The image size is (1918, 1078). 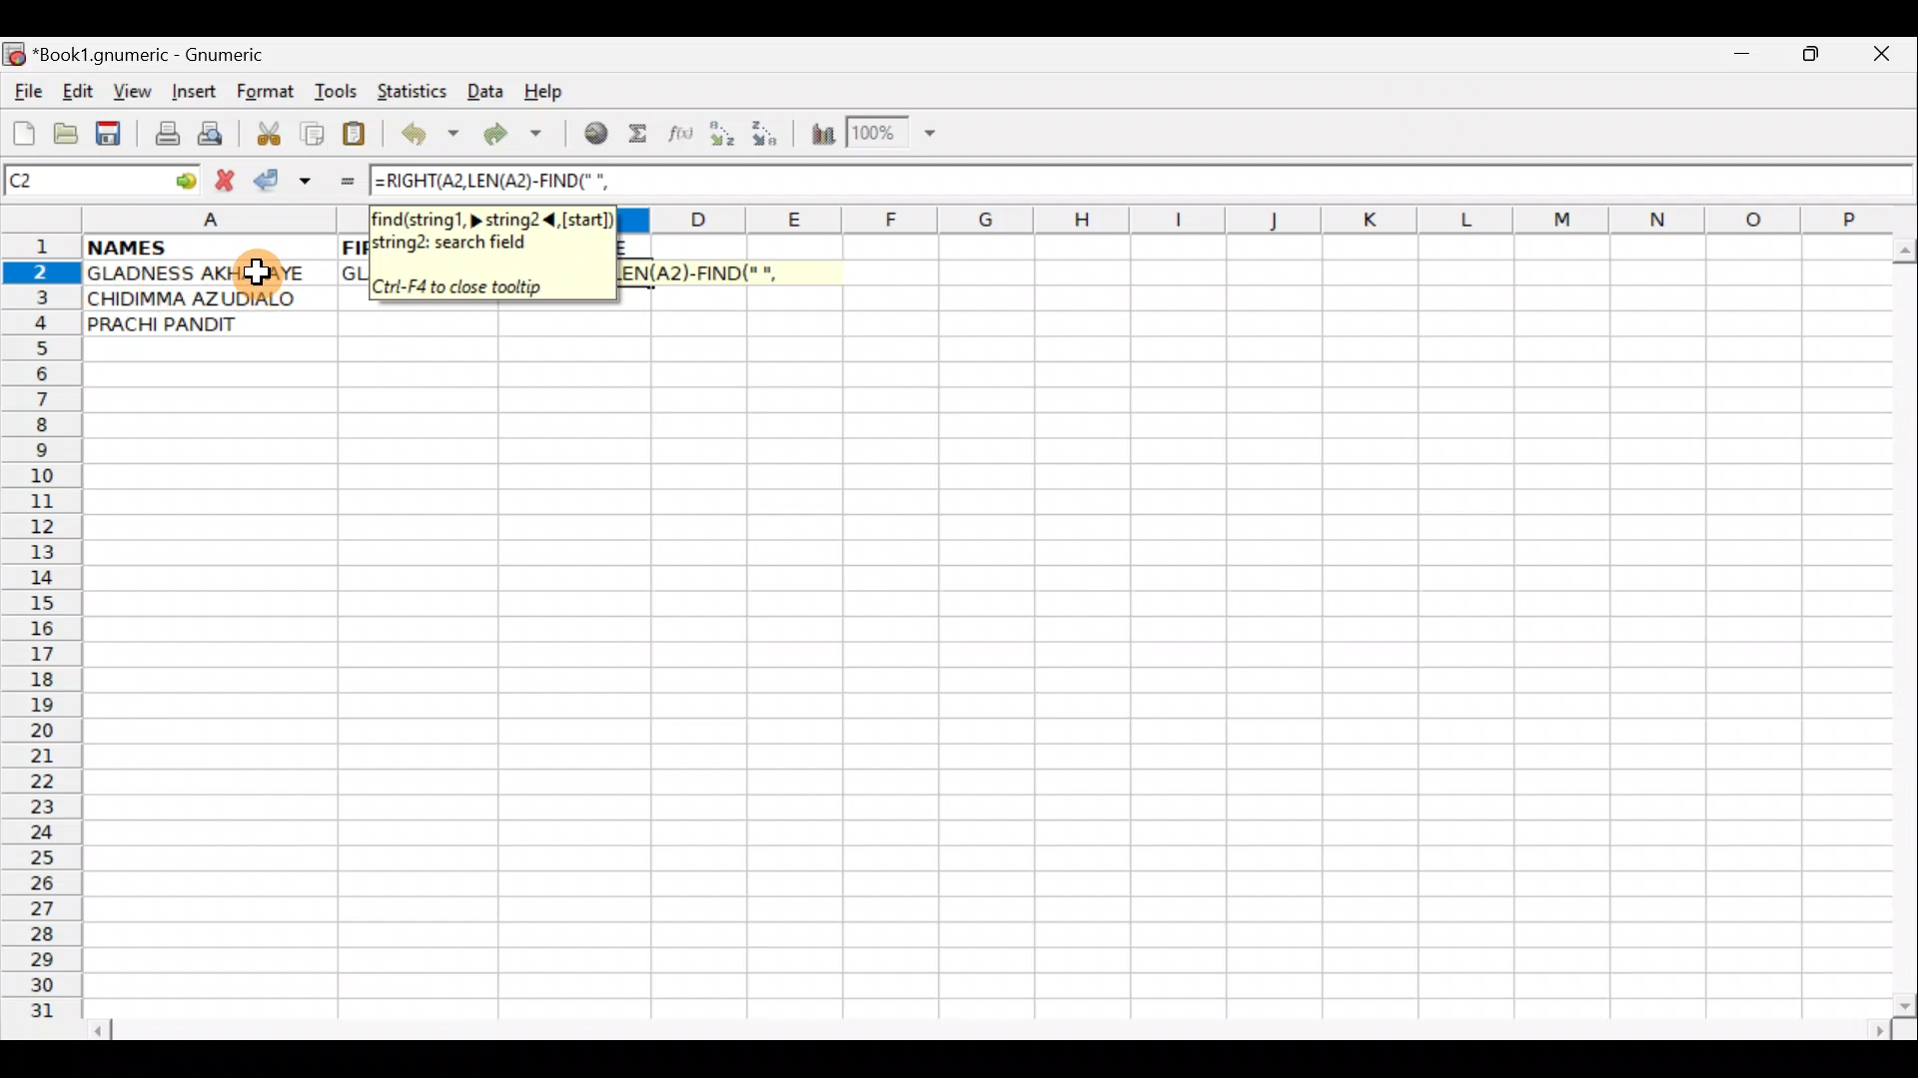 What do you see at coordinates (1276, 181) in the screenshot?
I see `Formula bar` at bounding box center [1276, 181].